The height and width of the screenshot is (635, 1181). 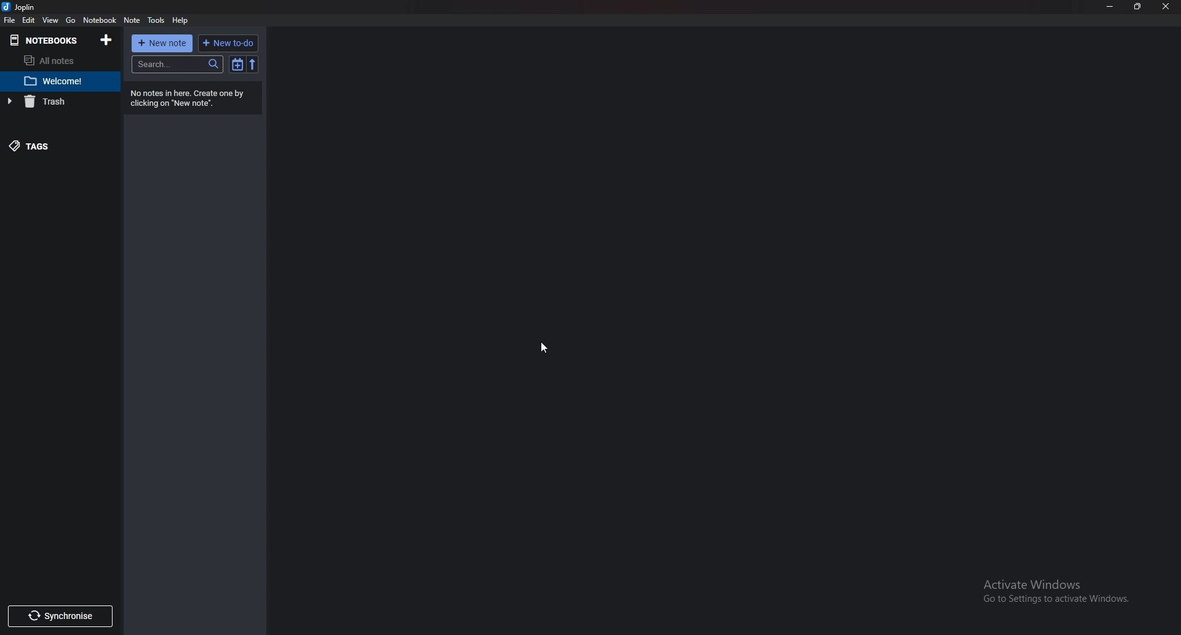 What do you see at coordinates (28, 21) in the screenshot?
I see `Edit` at bounding box center [28, 21].